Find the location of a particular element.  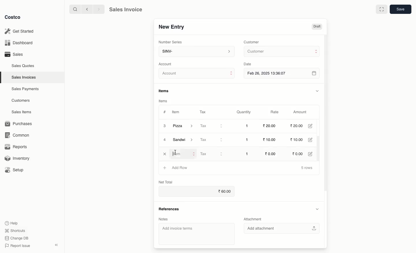

20.00 is located at coordinates (297, 126).